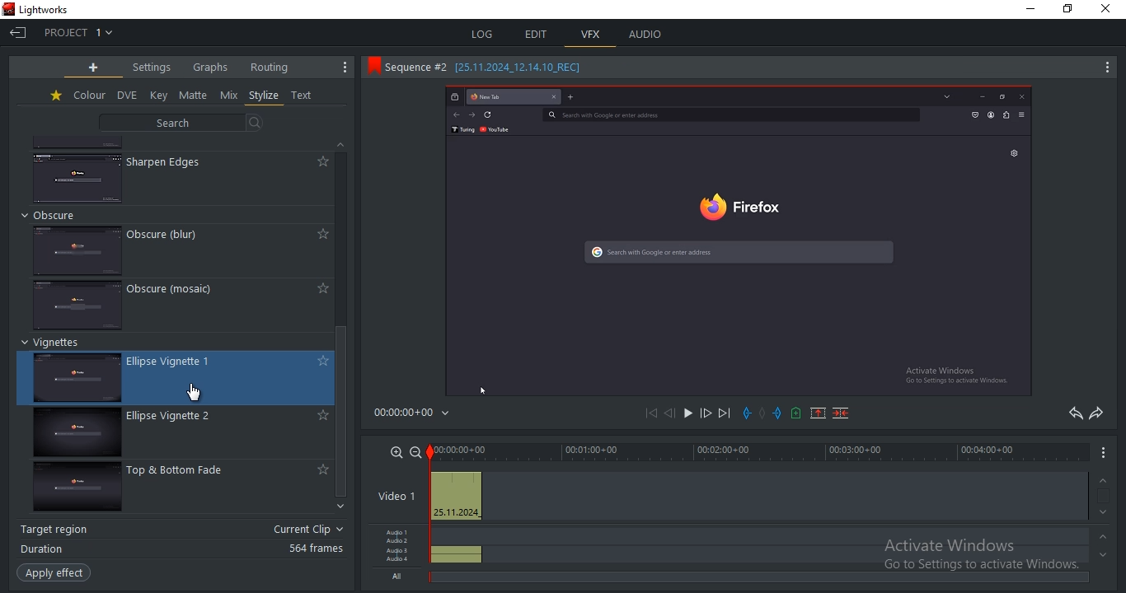  What do you see at coordinates (1071, 414) in the screenshot?
I see `undo` at bounding box center [1071, 414].